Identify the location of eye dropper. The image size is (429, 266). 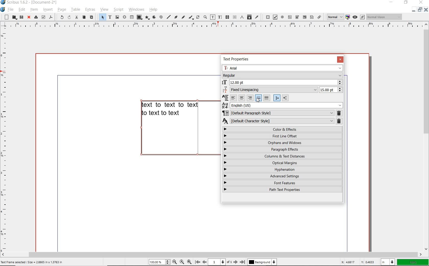
(257, 17).